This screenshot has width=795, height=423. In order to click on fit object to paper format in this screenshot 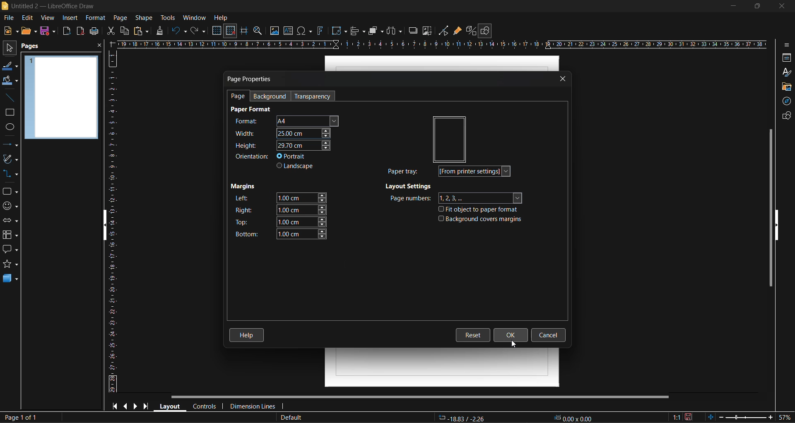, I will do `click(481, 211)`.